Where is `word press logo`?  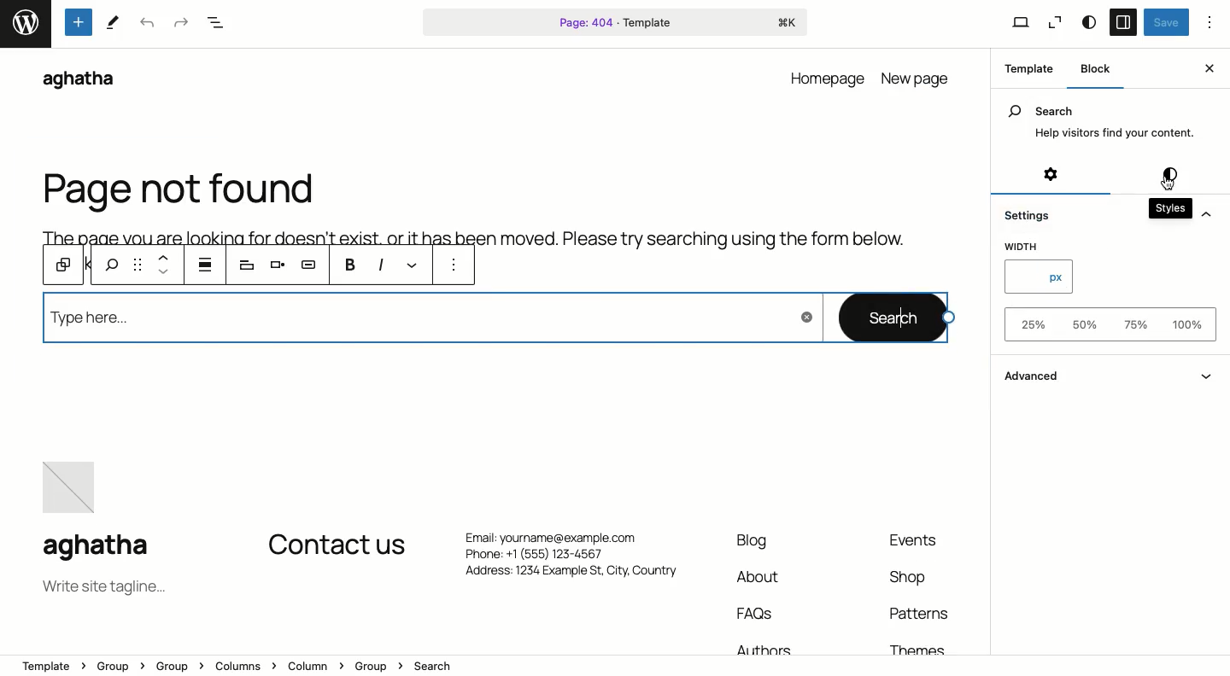
word press logo is located at coordinates (25, 24).